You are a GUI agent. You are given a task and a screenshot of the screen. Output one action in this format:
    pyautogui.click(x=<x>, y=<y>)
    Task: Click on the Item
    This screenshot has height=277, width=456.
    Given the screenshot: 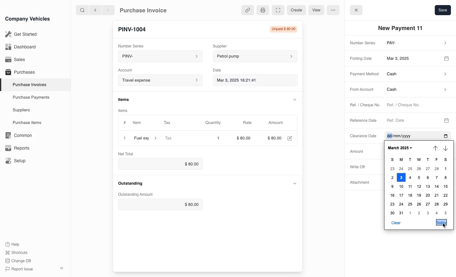 What is the action you would take?
    pyautogui.click(x=133, y=123)
    